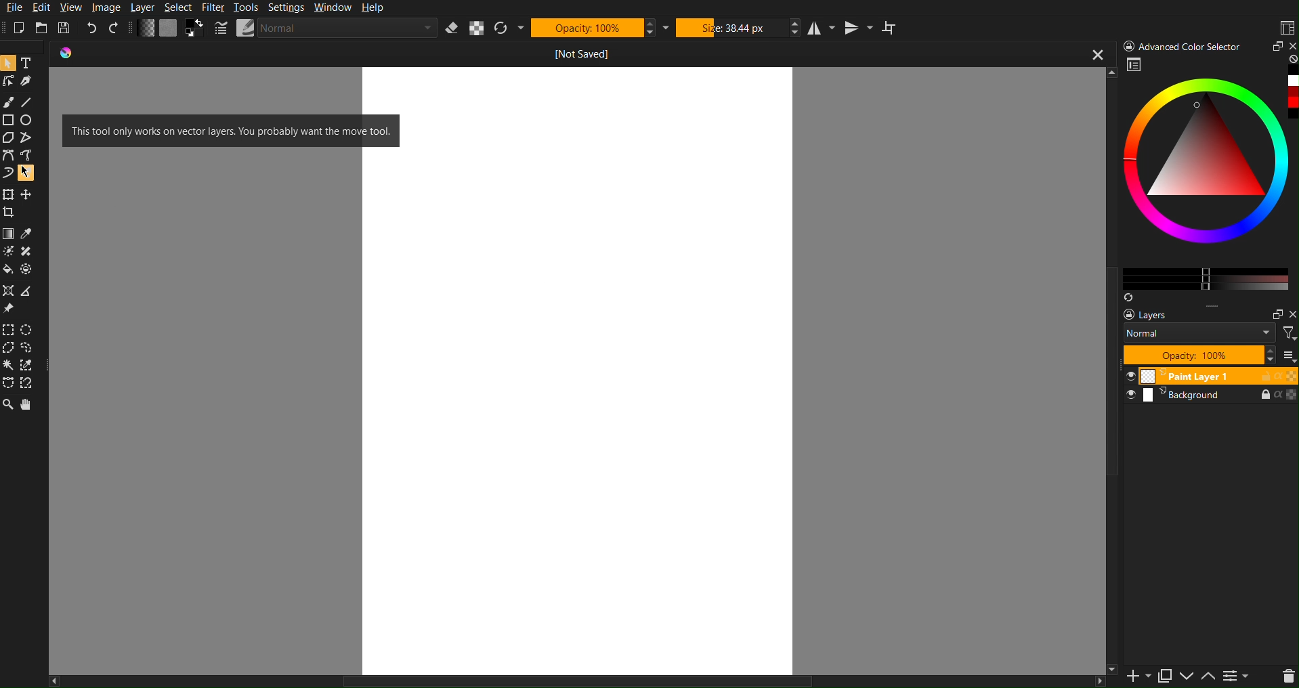 The image size is (1299, 688). Describe the element at coordinates (42, 26) in the screenshot. I see `Open` at that location.